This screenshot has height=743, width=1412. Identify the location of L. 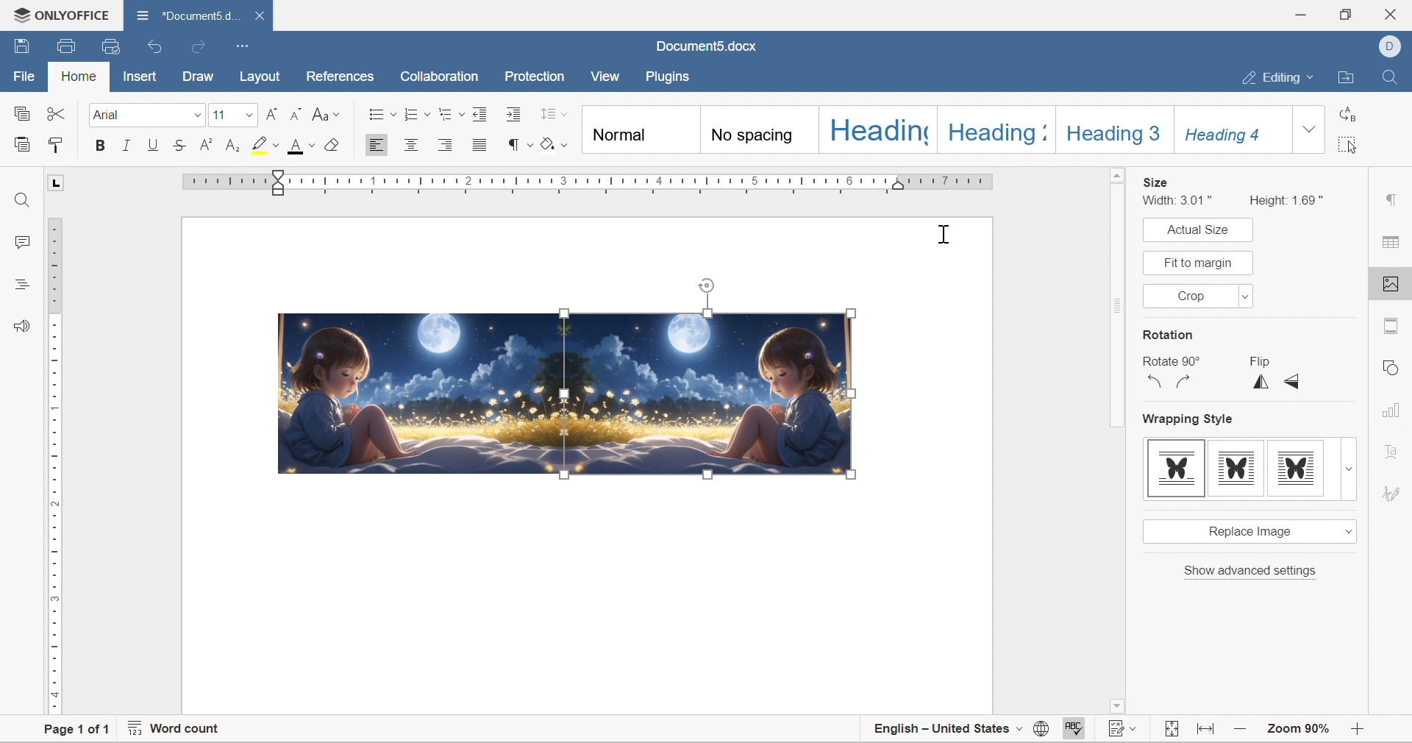
(55, 182).